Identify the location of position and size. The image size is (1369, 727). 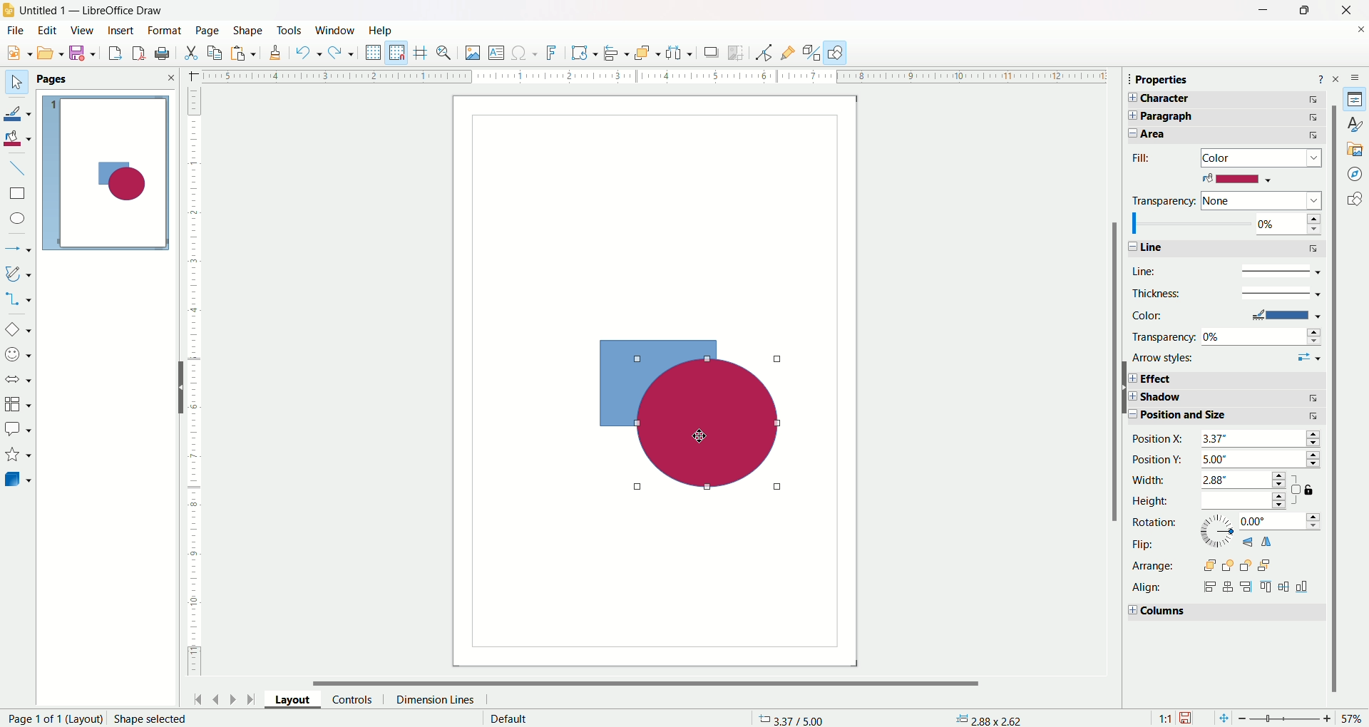
(1226, 418).